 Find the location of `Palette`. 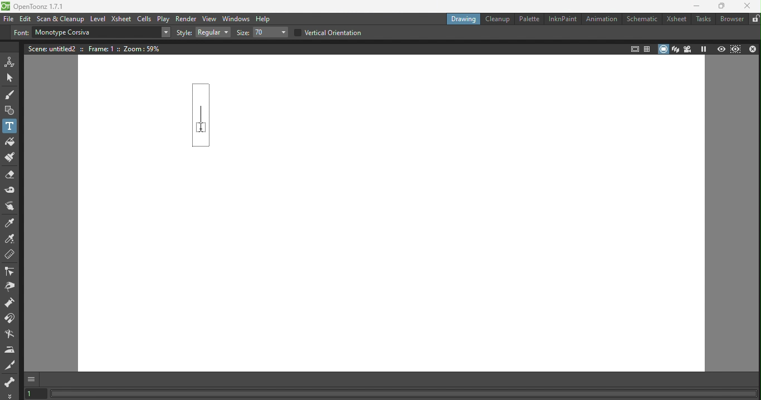

Palette is located at coordinates (529, 19).